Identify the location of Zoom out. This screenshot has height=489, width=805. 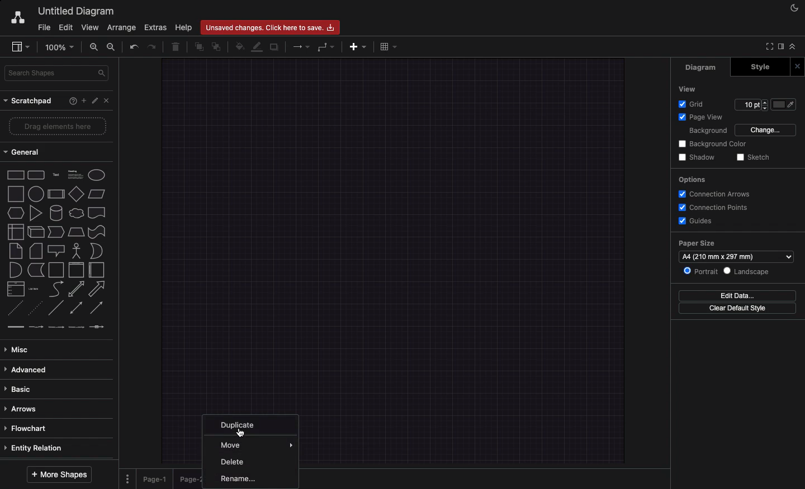
(111, 48).